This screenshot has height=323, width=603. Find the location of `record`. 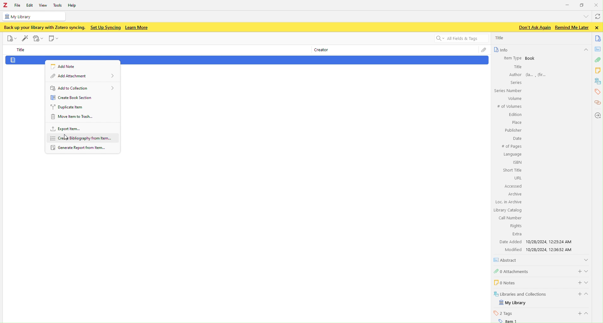

record is located at coordinates (38, 38).